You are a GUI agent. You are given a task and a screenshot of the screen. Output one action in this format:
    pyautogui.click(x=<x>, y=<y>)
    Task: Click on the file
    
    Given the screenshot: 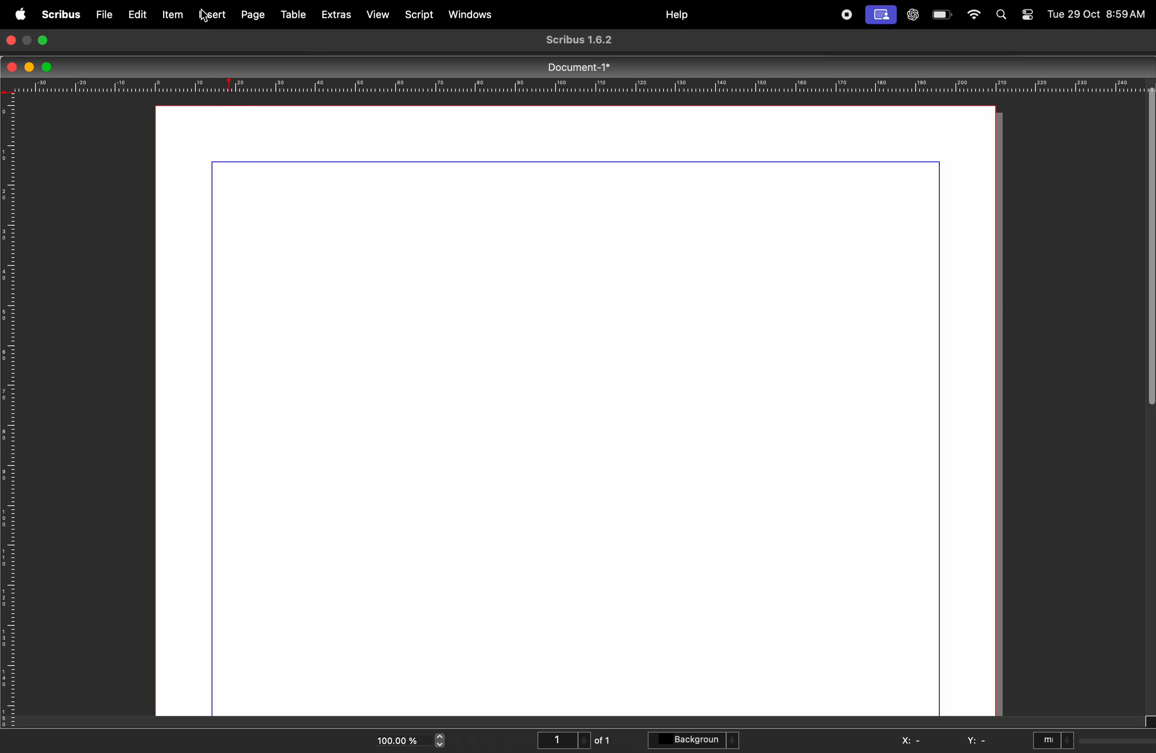 What is the action you would take?
    pyautogui.click(x=102, y=13)
    